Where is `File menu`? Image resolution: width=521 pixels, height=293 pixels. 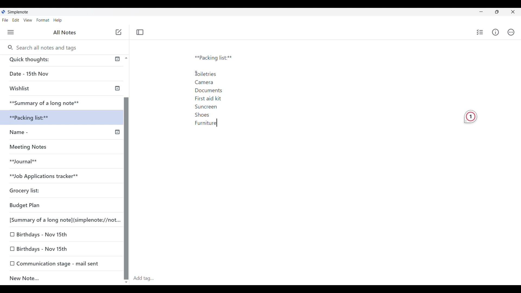 File menu is located at coordinates (5, 20).